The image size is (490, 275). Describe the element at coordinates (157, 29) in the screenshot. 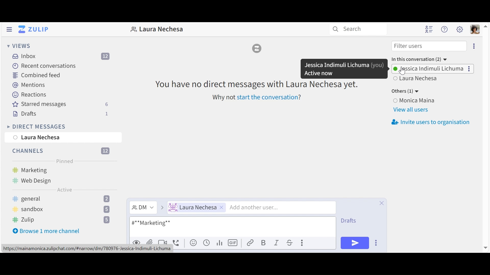

I see `Direct message with this user` at that location.